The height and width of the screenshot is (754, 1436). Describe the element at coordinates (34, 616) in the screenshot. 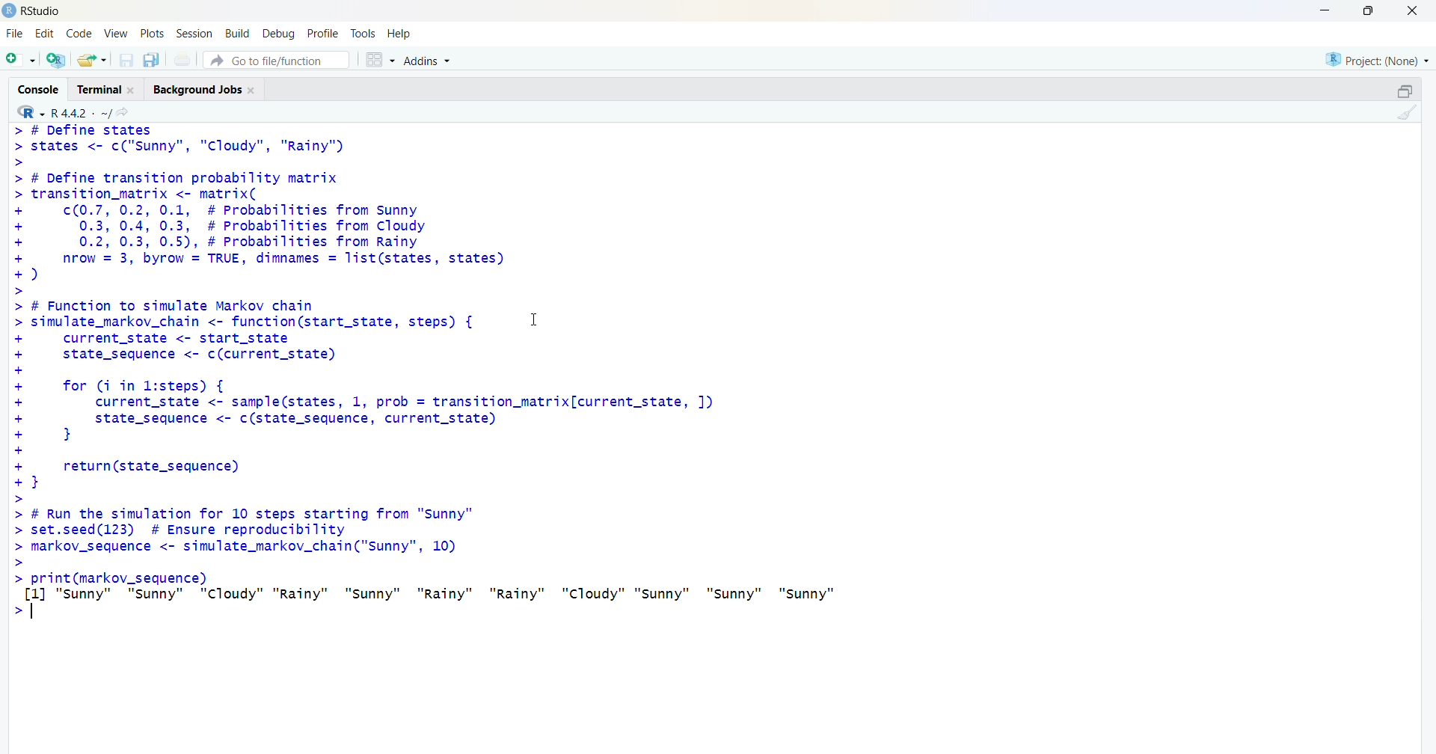

I see `text cursor` at that location.